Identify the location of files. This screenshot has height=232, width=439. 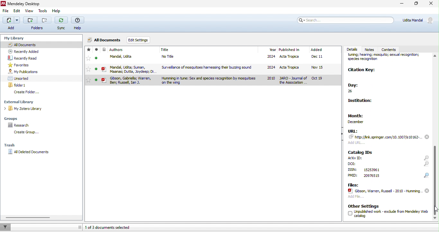
(353, 185).